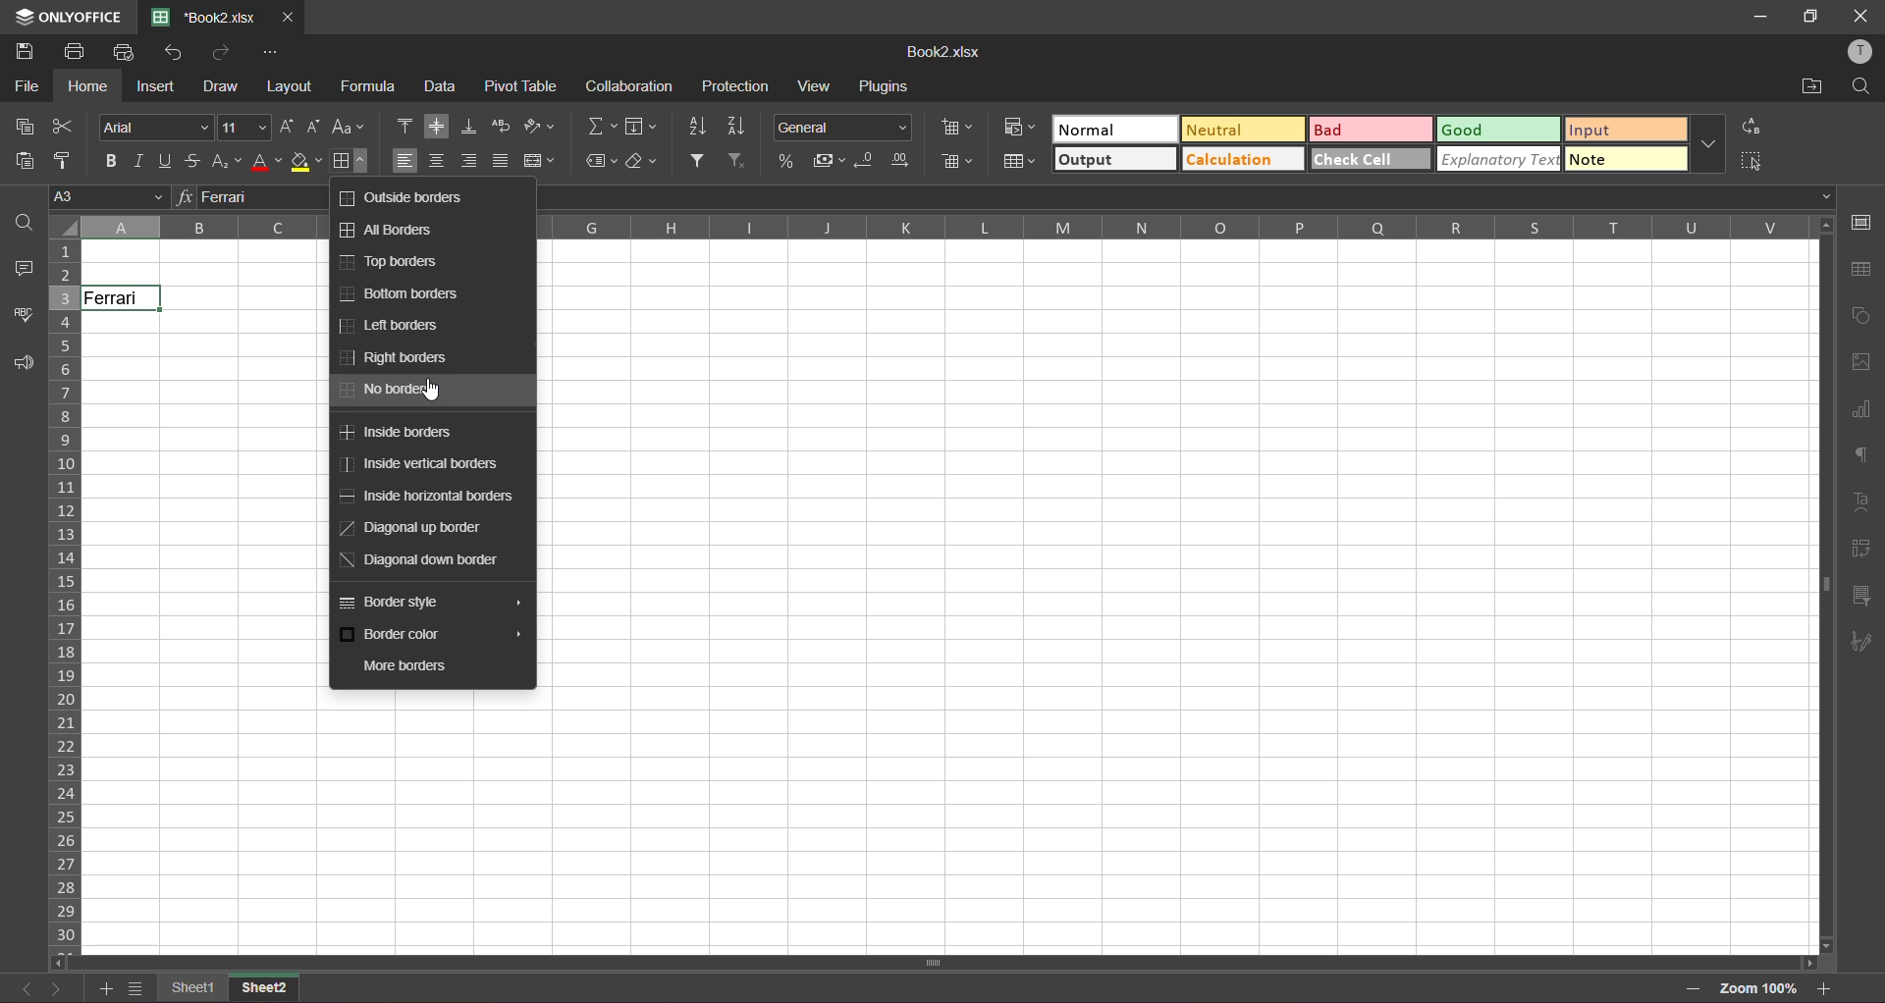 The height and width of the screenshot is (1003, 1885). I want to click on copy, so click(25, 128).